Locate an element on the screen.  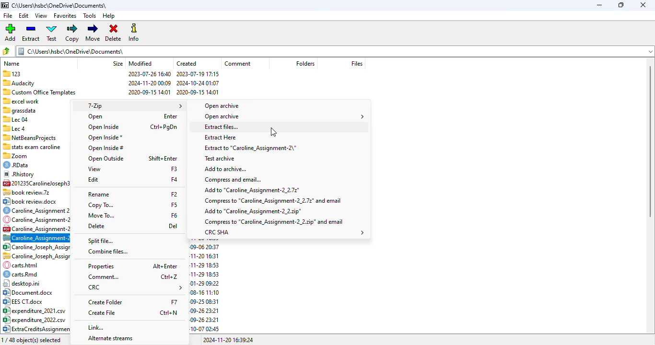
move to is located at coordinates (102, 216).